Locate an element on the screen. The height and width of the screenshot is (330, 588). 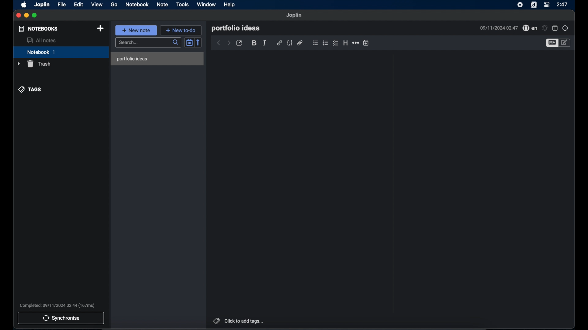
toggle editor is located at coordinates (566, 42).